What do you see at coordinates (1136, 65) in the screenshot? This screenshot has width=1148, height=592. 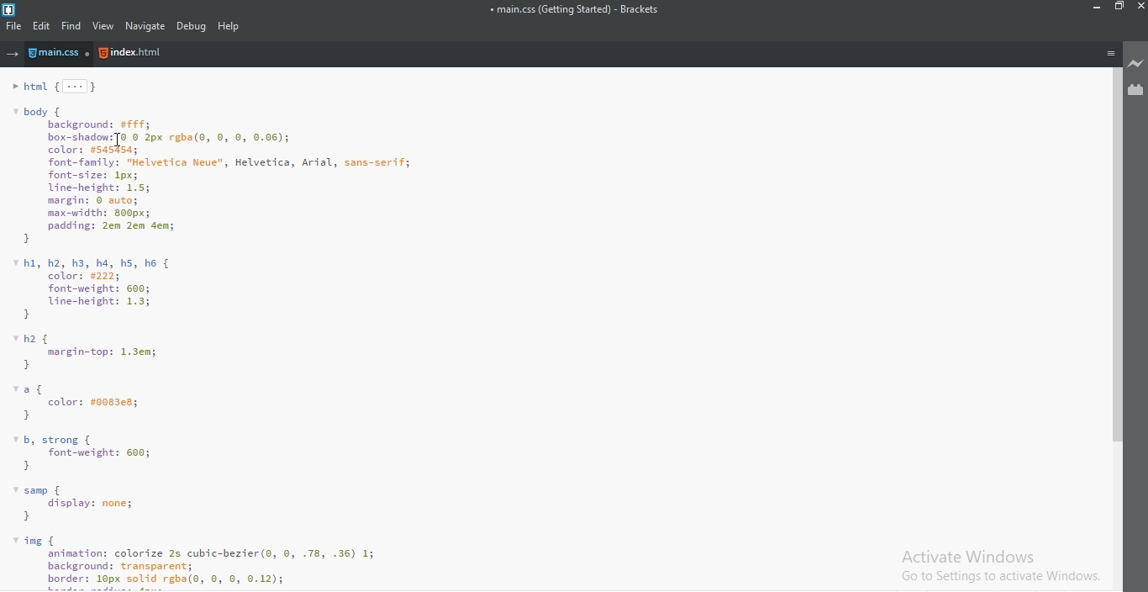 I see `live preview` at bounding box center [1136, 65].